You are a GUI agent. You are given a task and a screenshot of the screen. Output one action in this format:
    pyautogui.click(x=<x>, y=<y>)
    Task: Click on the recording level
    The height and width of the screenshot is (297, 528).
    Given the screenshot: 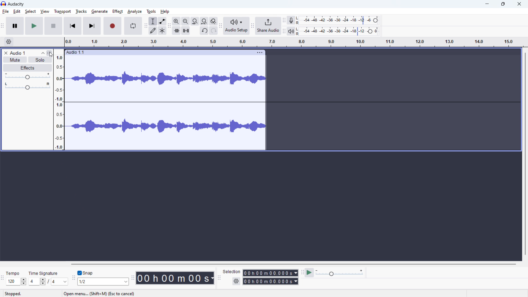 What is the action you would take?
    pyautogui.click(x=339, y=20)
    